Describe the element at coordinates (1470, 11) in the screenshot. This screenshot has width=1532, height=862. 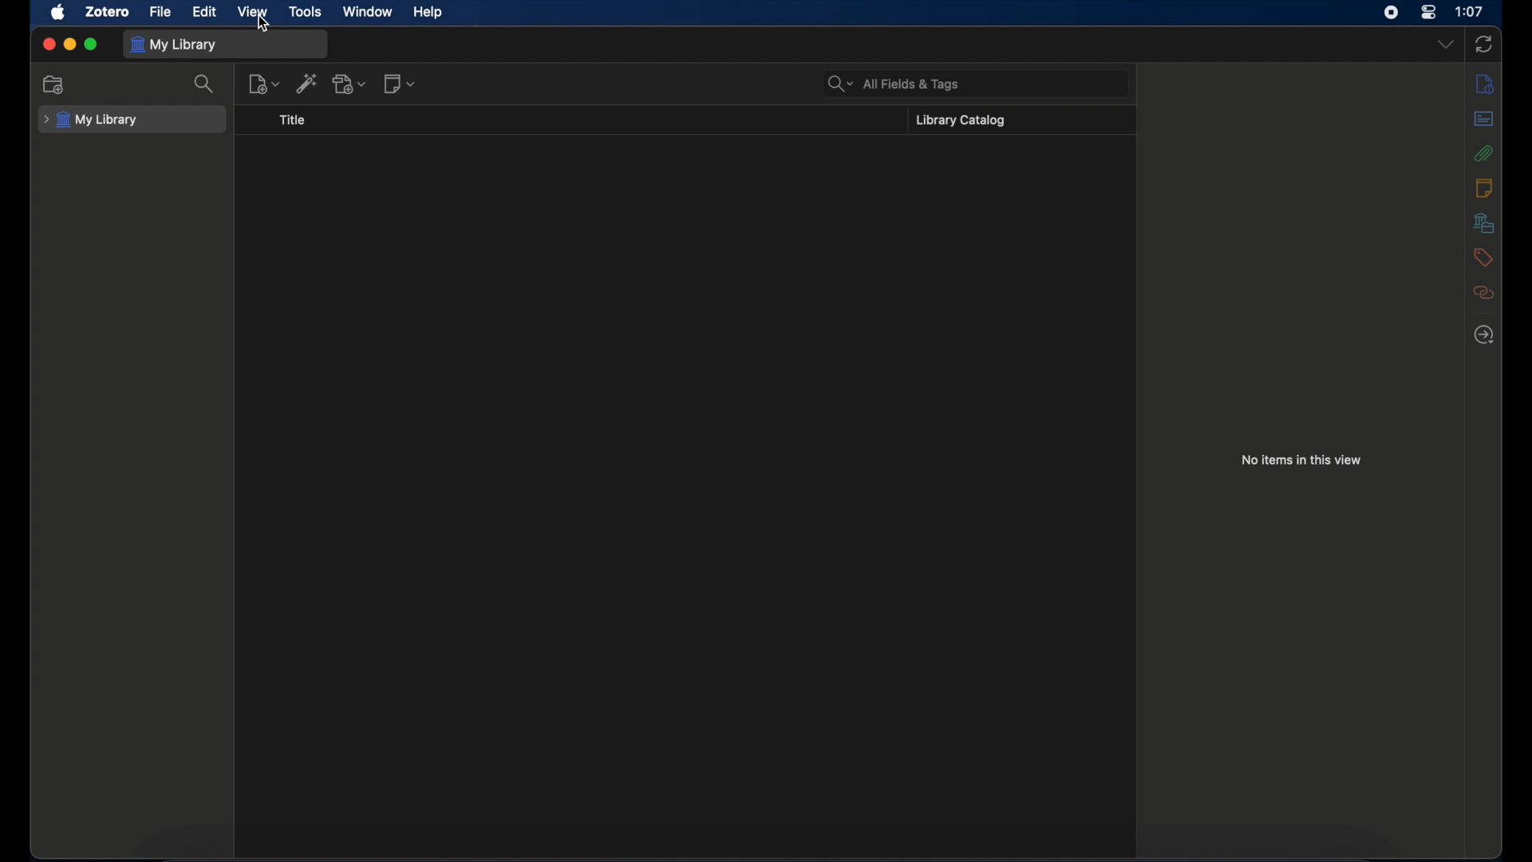
I see `time` at that location.